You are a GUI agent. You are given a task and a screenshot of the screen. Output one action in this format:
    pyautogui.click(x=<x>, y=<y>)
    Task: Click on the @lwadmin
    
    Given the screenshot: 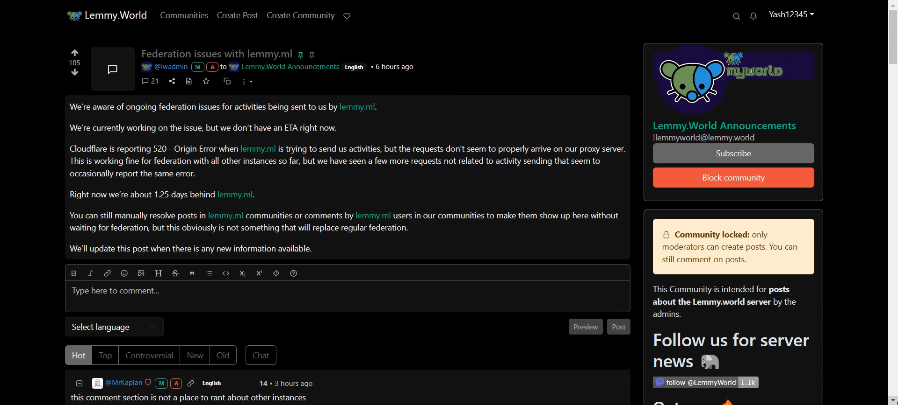 What is the action you would take?
    pyautogui.click(x=184, y=67)
    